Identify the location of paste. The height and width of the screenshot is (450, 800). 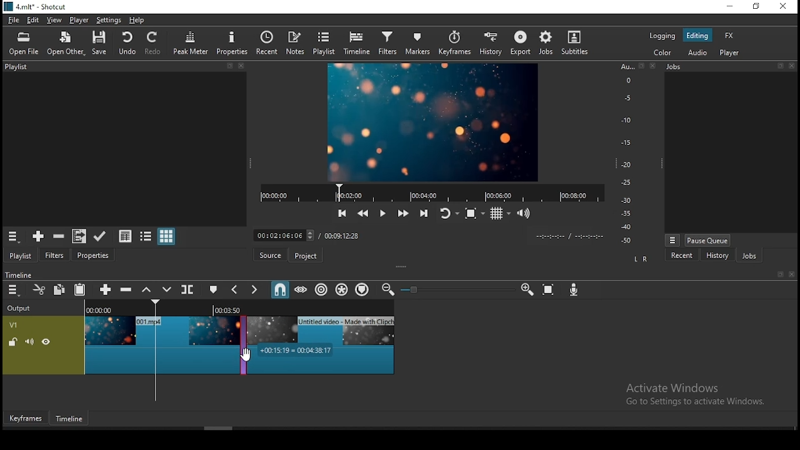
(79, 289).